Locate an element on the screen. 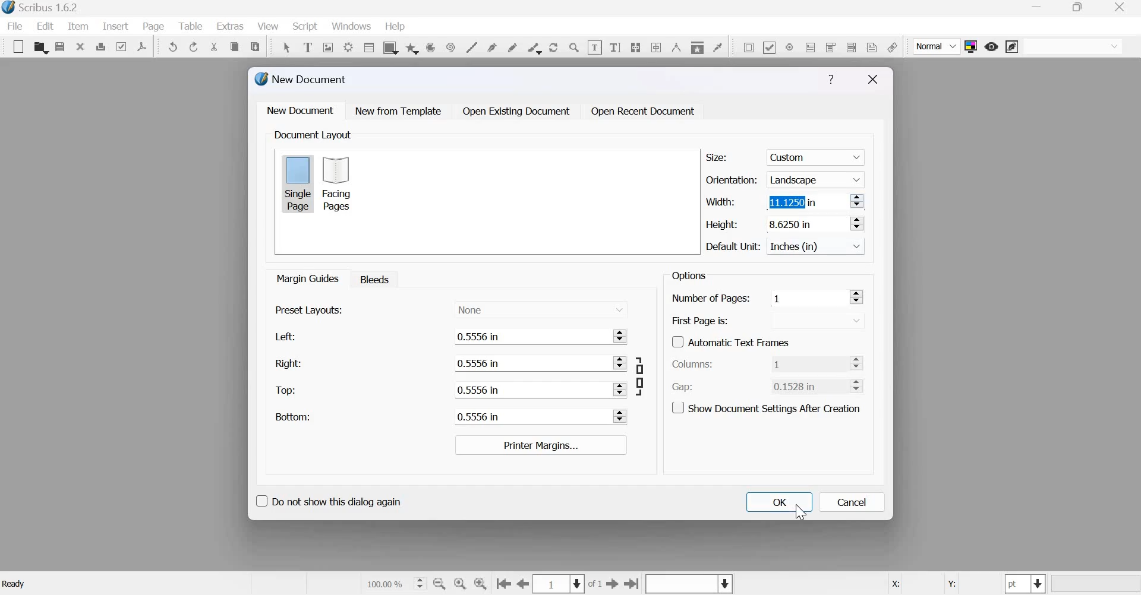  Select item is located at coordinates (286, 46).